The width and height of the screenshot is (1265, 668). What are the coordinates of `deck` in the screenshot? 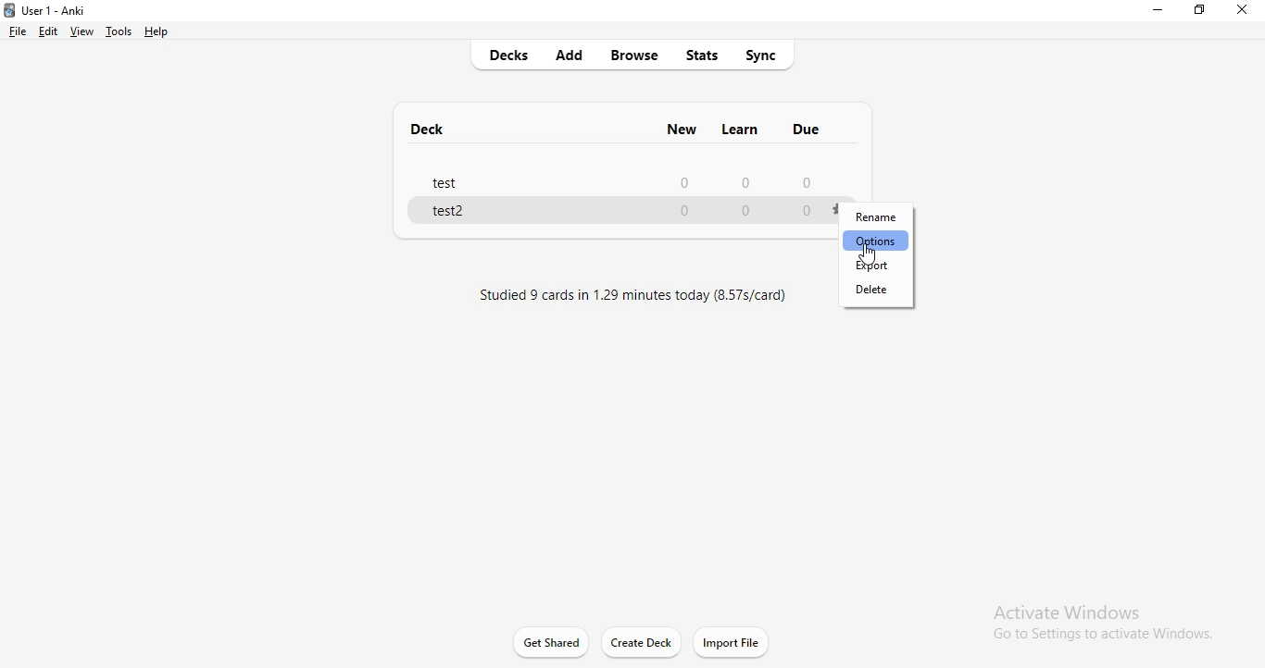 It's located at (429, 125).